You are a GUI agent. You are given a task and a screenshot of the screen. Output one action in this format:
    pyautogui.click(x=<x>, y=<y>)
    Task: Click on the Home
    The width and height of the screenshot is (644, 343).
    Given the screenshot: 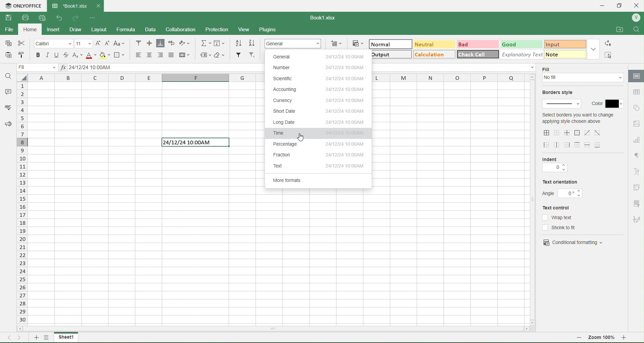 What is the action you would take?
    pyautogui.click(x=33, y=31)
    